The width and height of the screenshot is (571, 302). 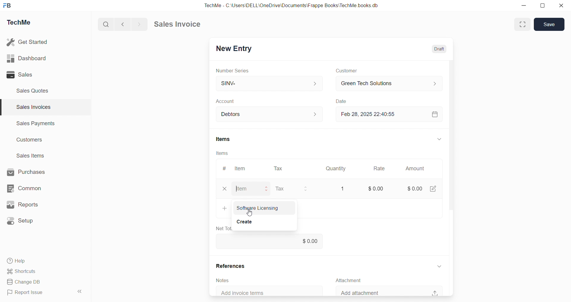 What do you see at coordinates (31, 155) in the screenshot?
I see `Sales items` at bounding box center [31, 155].